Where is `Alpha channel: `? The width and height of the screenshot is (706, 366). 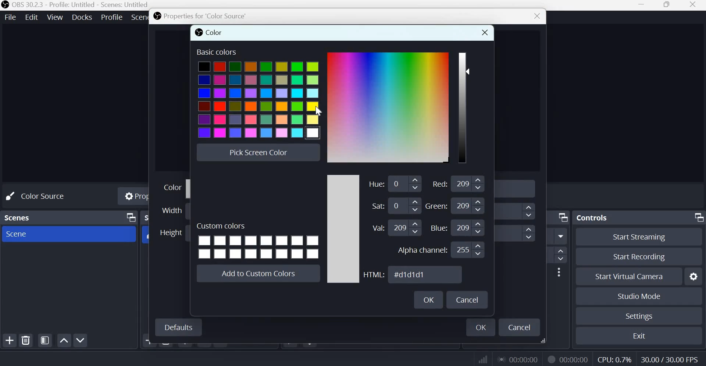
Alpha channel:  is located at coordinates (424, 249).